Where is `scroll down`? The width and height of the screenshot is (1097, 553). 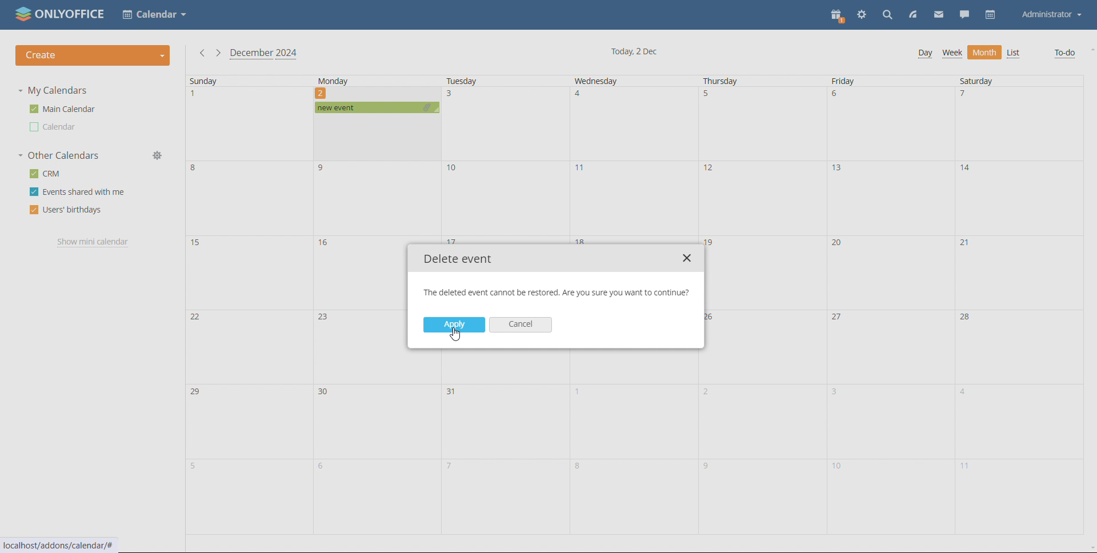 scroll down is located at coordinates (1090, 547).